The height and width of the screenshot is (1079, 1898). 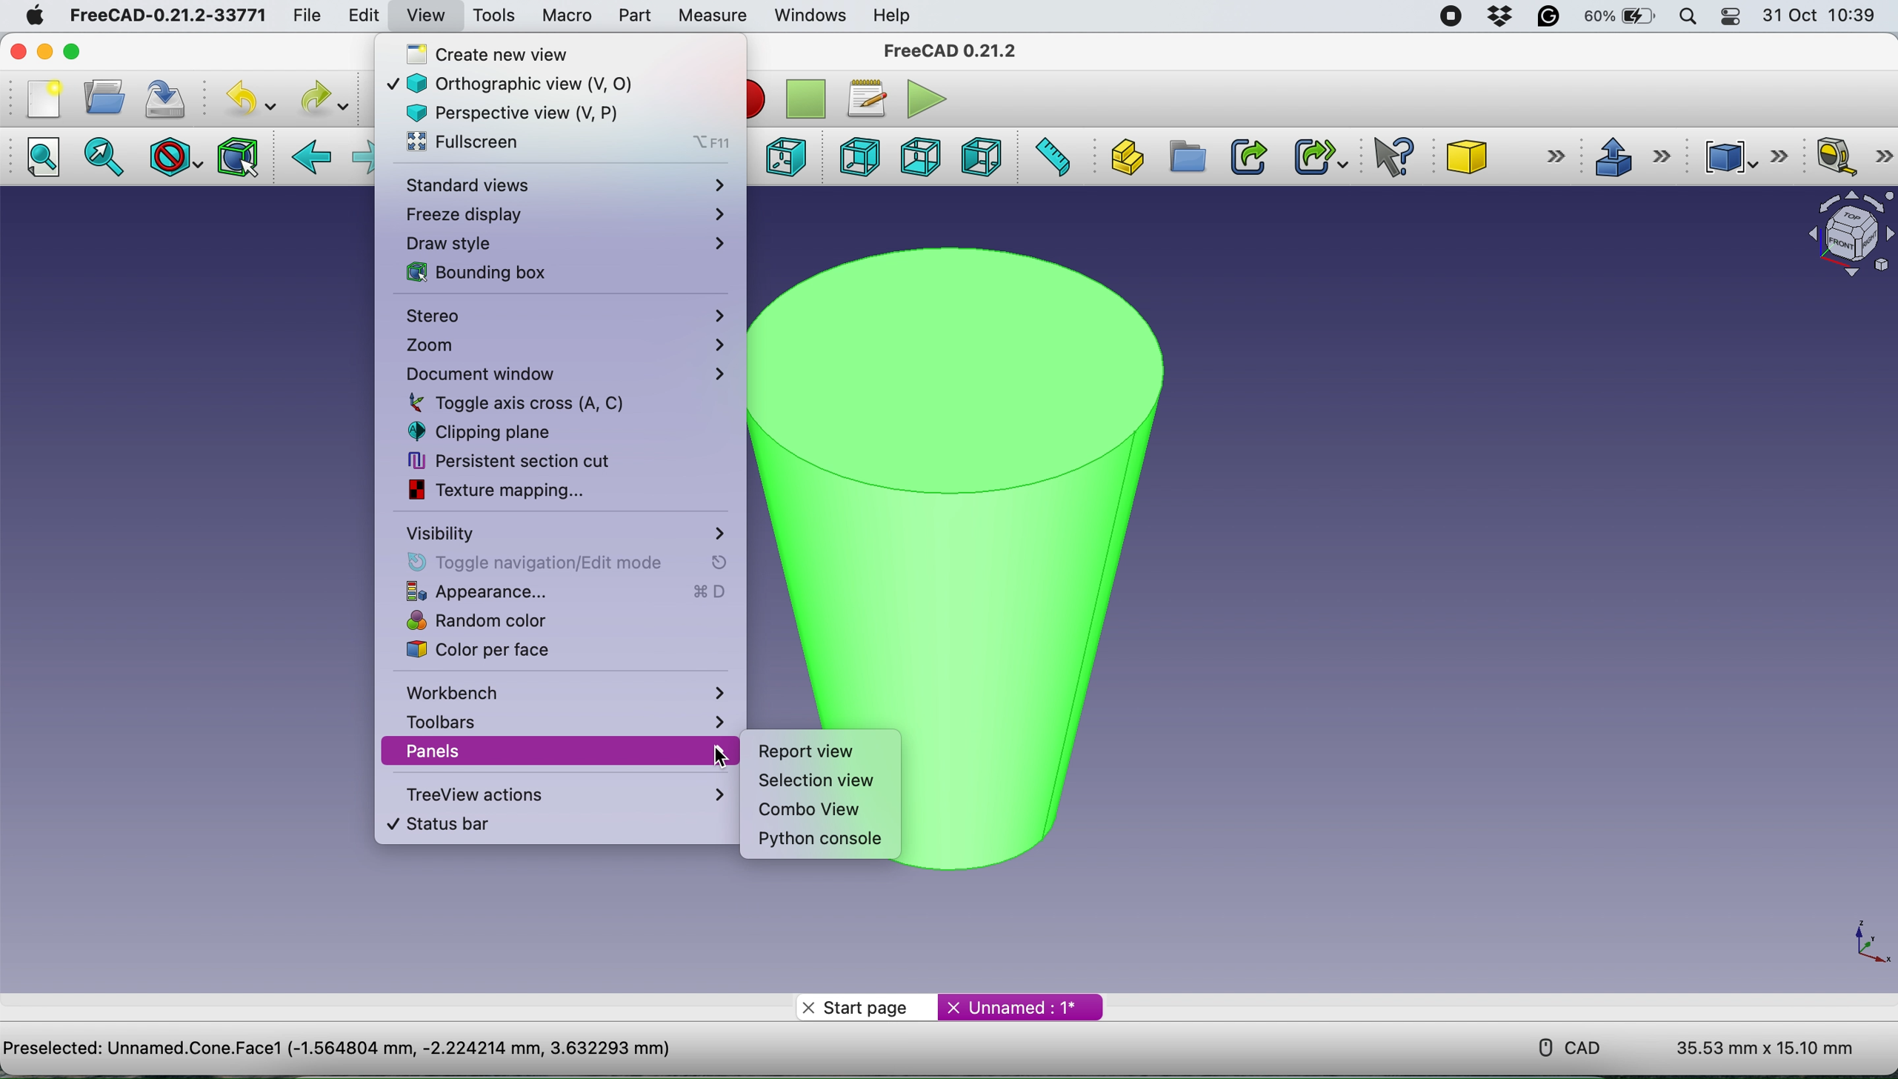 I want to click on workbench, so click(x=567, y=691).